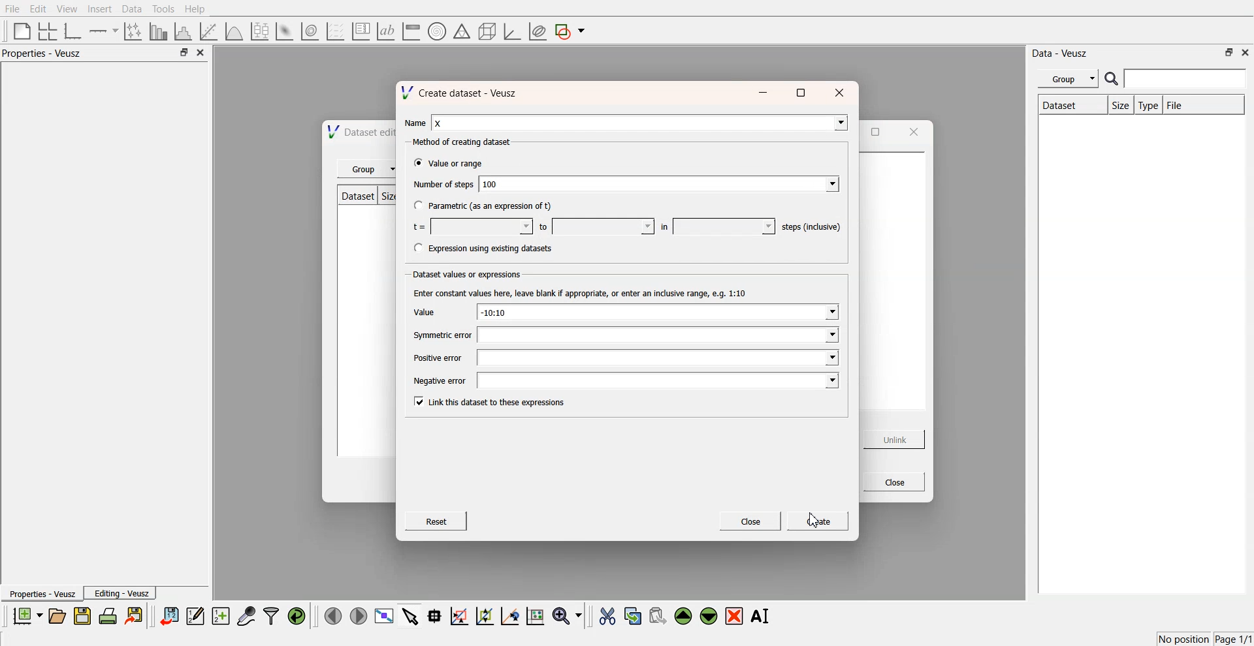  Describe the element at coordinates (184, 53) in the screenshot. I see `minimise or maximise` at that location.